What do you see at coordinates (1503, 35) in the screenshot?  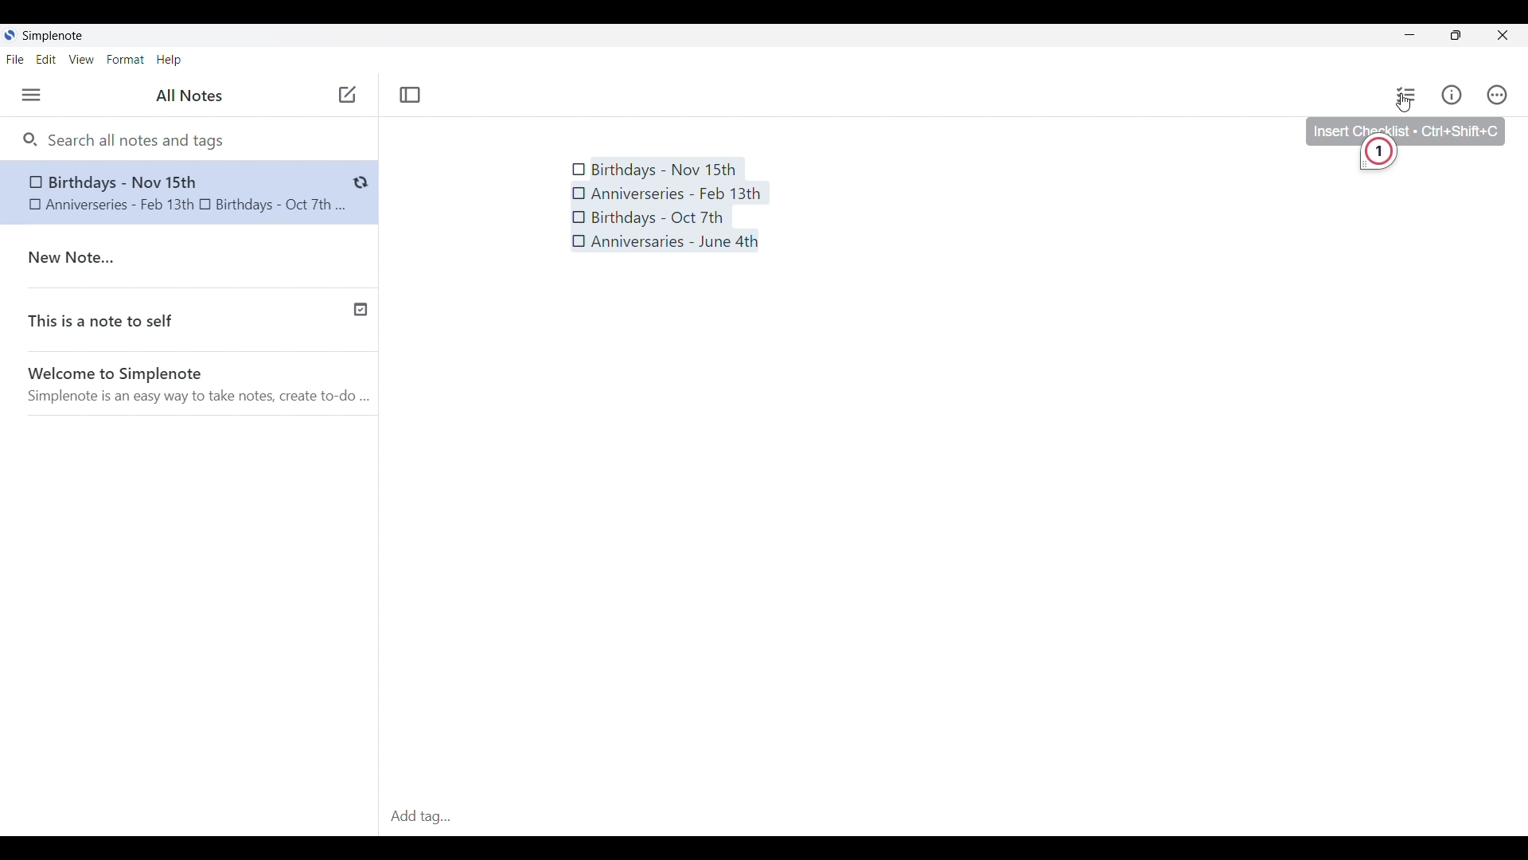 I see `Close interface` at bounding box center [1503, 35].